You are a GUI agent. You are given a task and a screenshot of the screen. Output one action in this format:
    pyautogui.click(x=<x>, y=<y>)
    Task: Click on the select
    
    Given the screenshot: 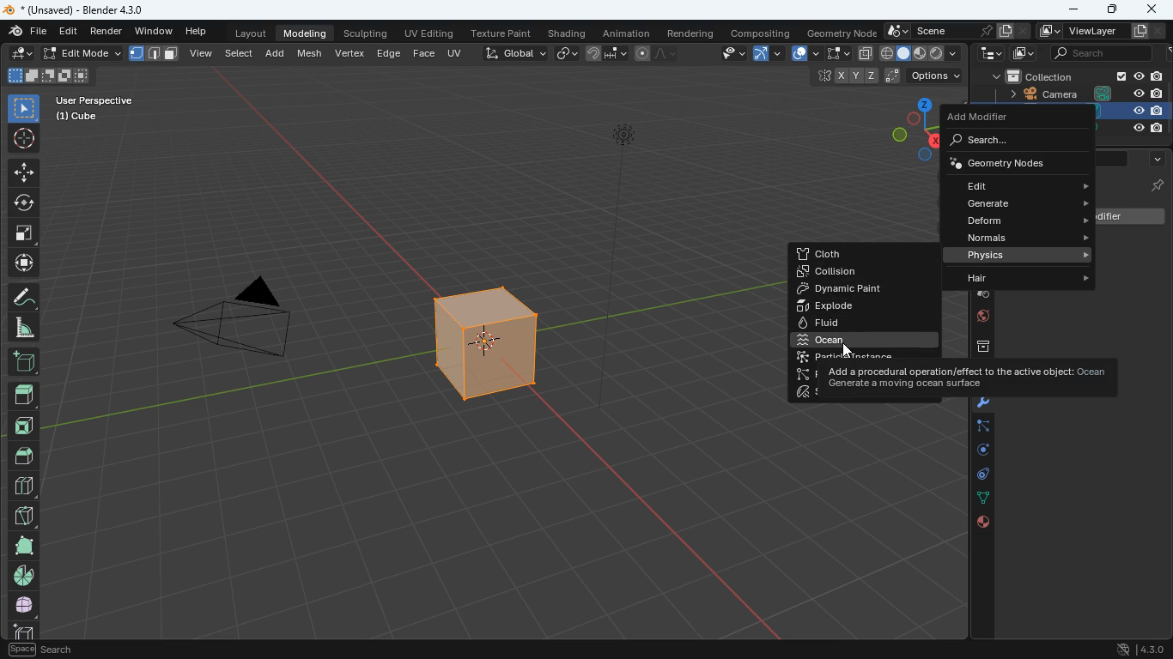 What is the action you would take?
    pyautogui.click(x=242, y=52)
    